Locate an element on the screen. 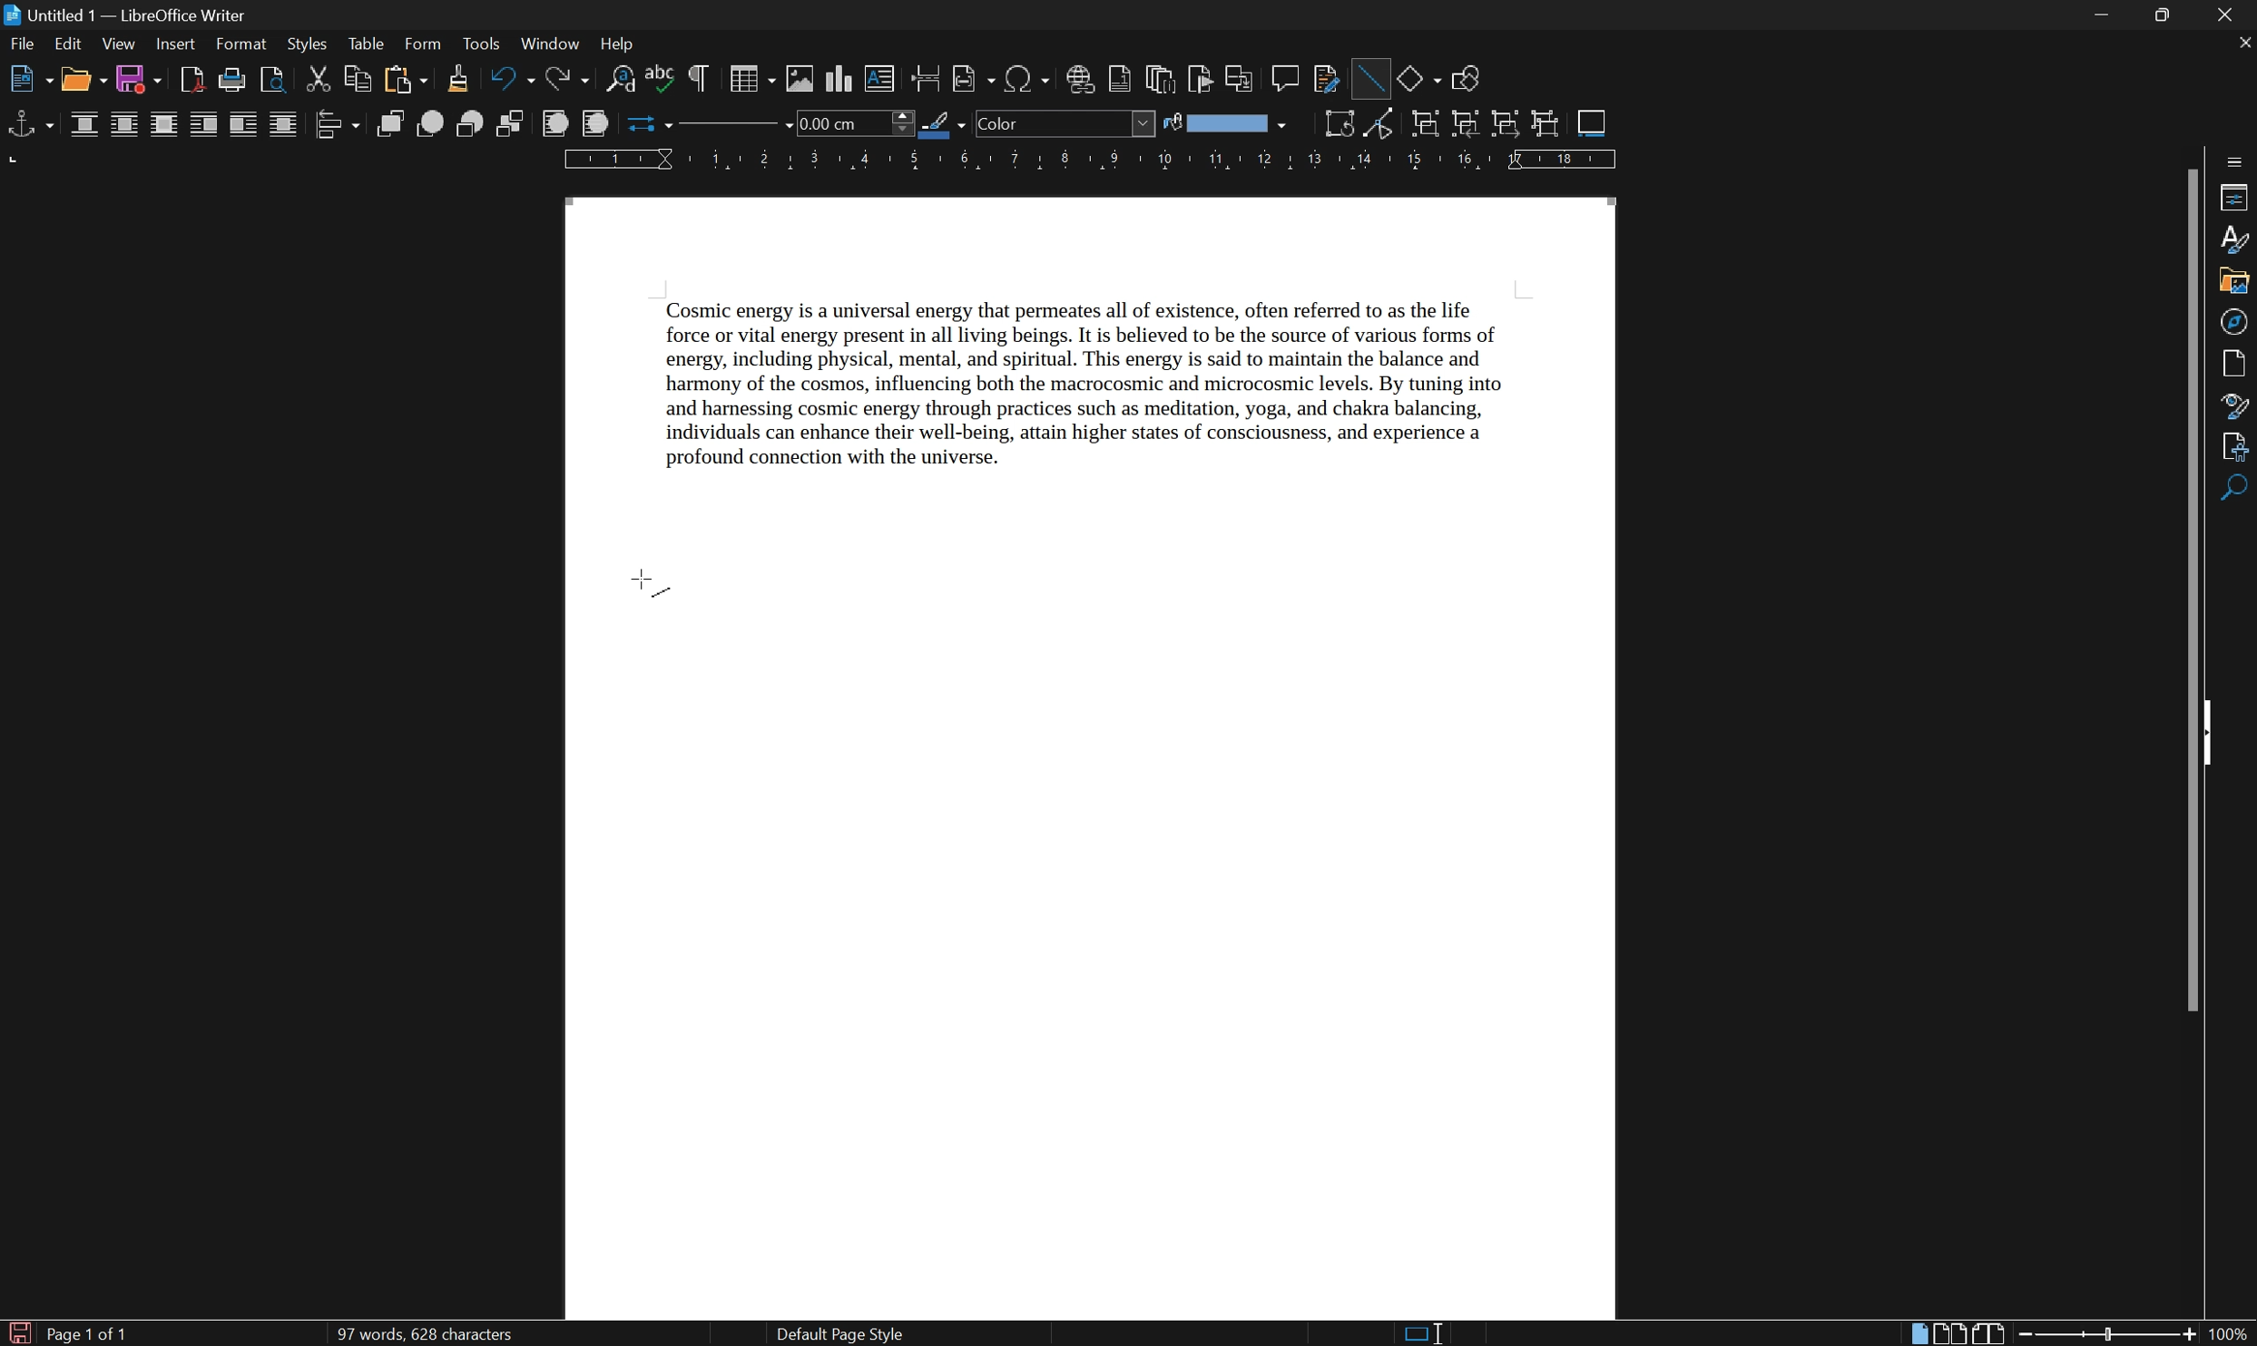  parallel is located at coordinates (126, 126).